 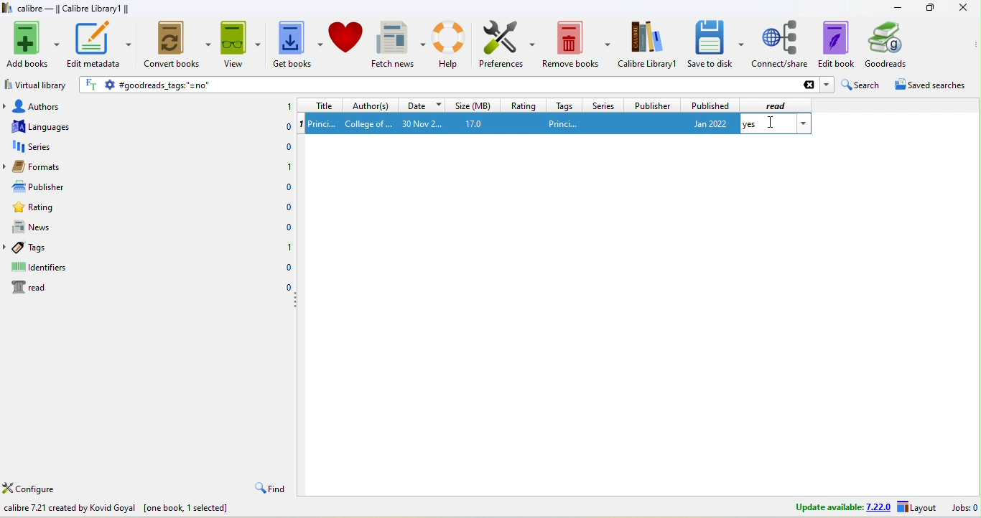 I want to click on author(s), so click(x=369, y=105).